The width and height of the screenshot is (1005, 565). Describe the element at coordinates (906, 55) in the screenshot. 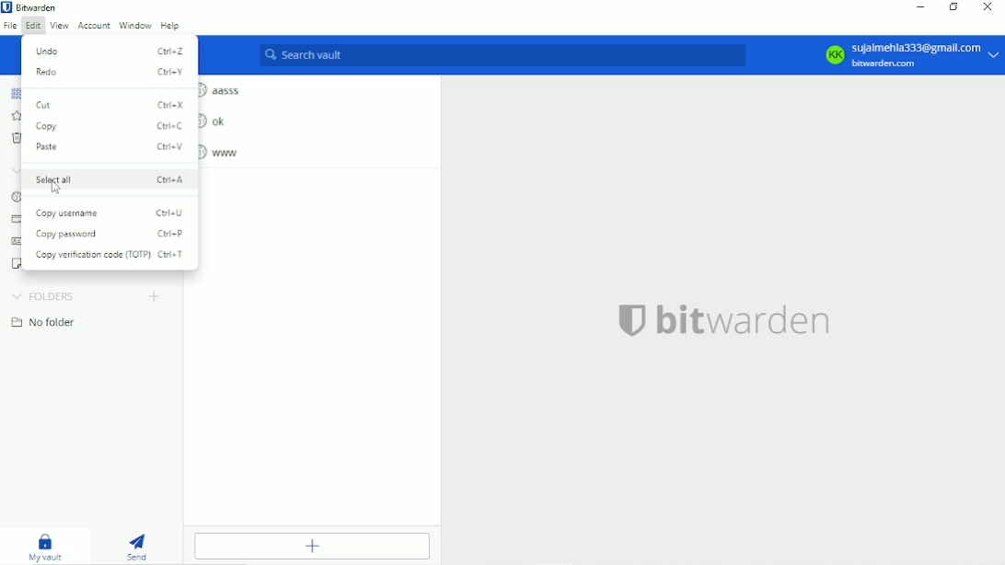

I see `Account` at that location.